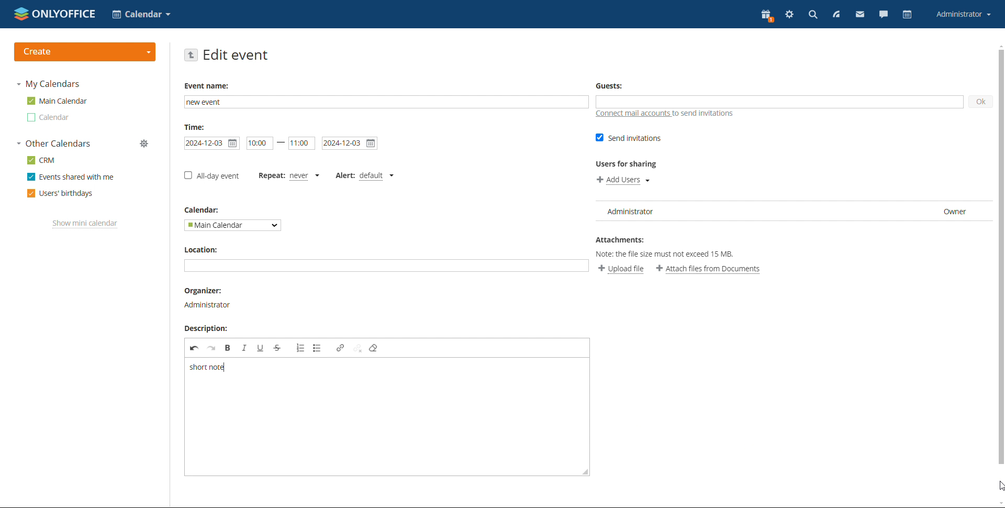  I want to click on all-day event checkbox, so click(211, 175).